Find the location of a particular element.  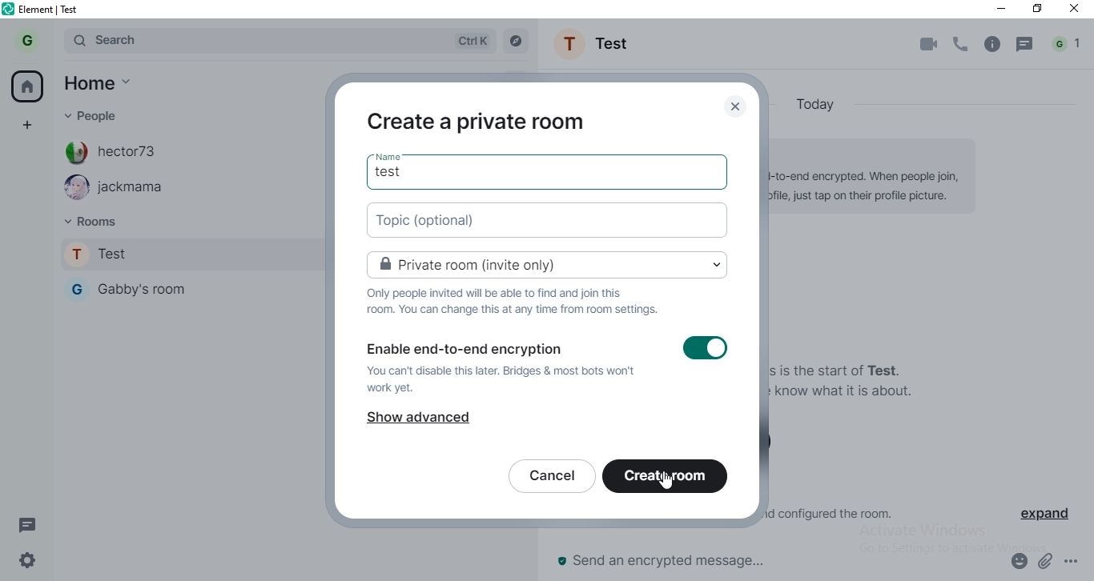

home is located at coordinates (97, 82).